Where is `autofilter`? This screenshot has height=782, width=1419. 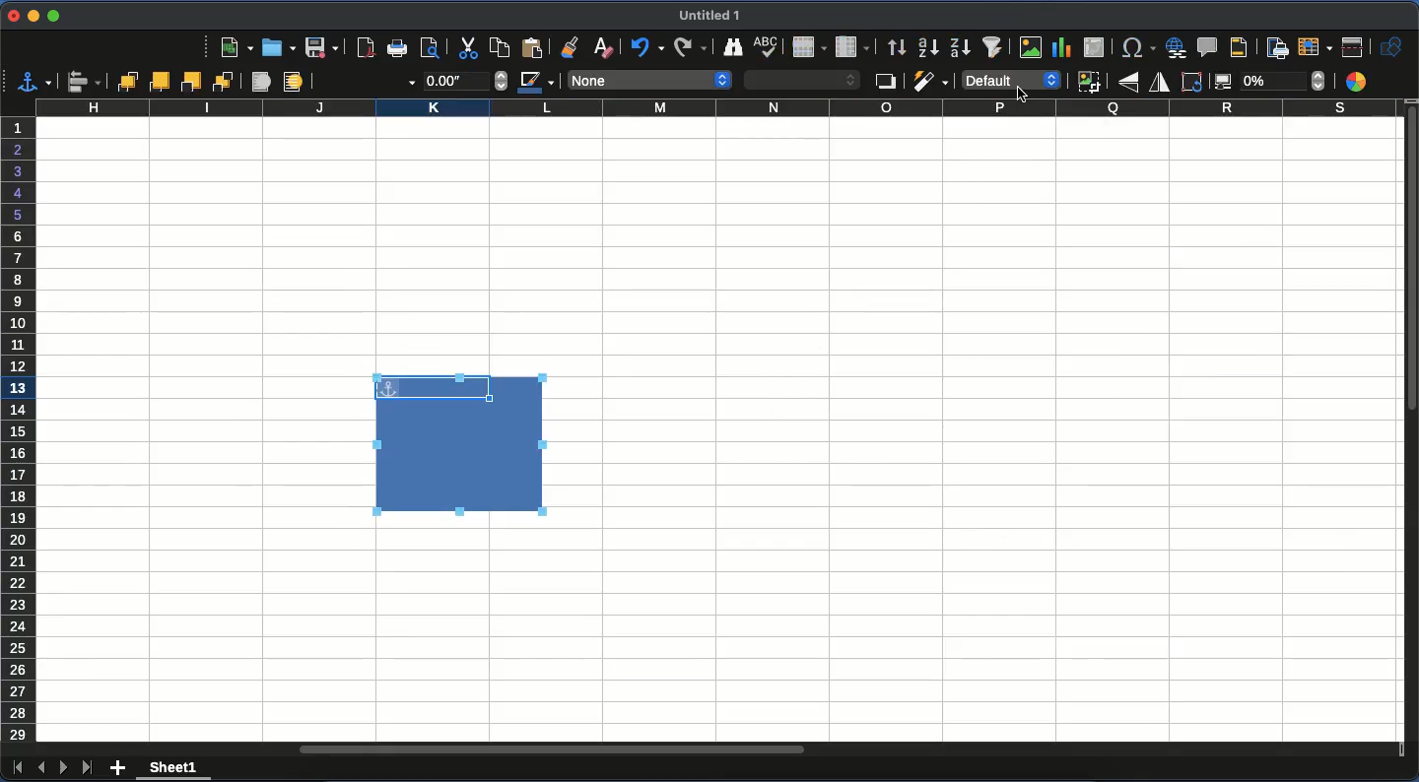
autofilter is located at coordinates (996, 47).